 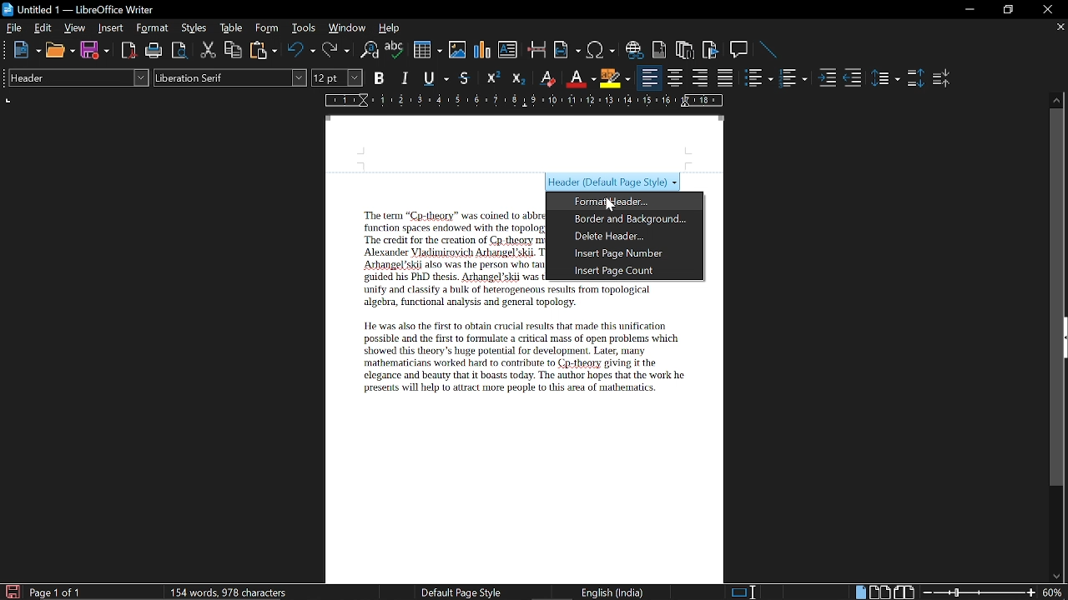 I want to click on Decrease indent, so click(x=853, y=77).